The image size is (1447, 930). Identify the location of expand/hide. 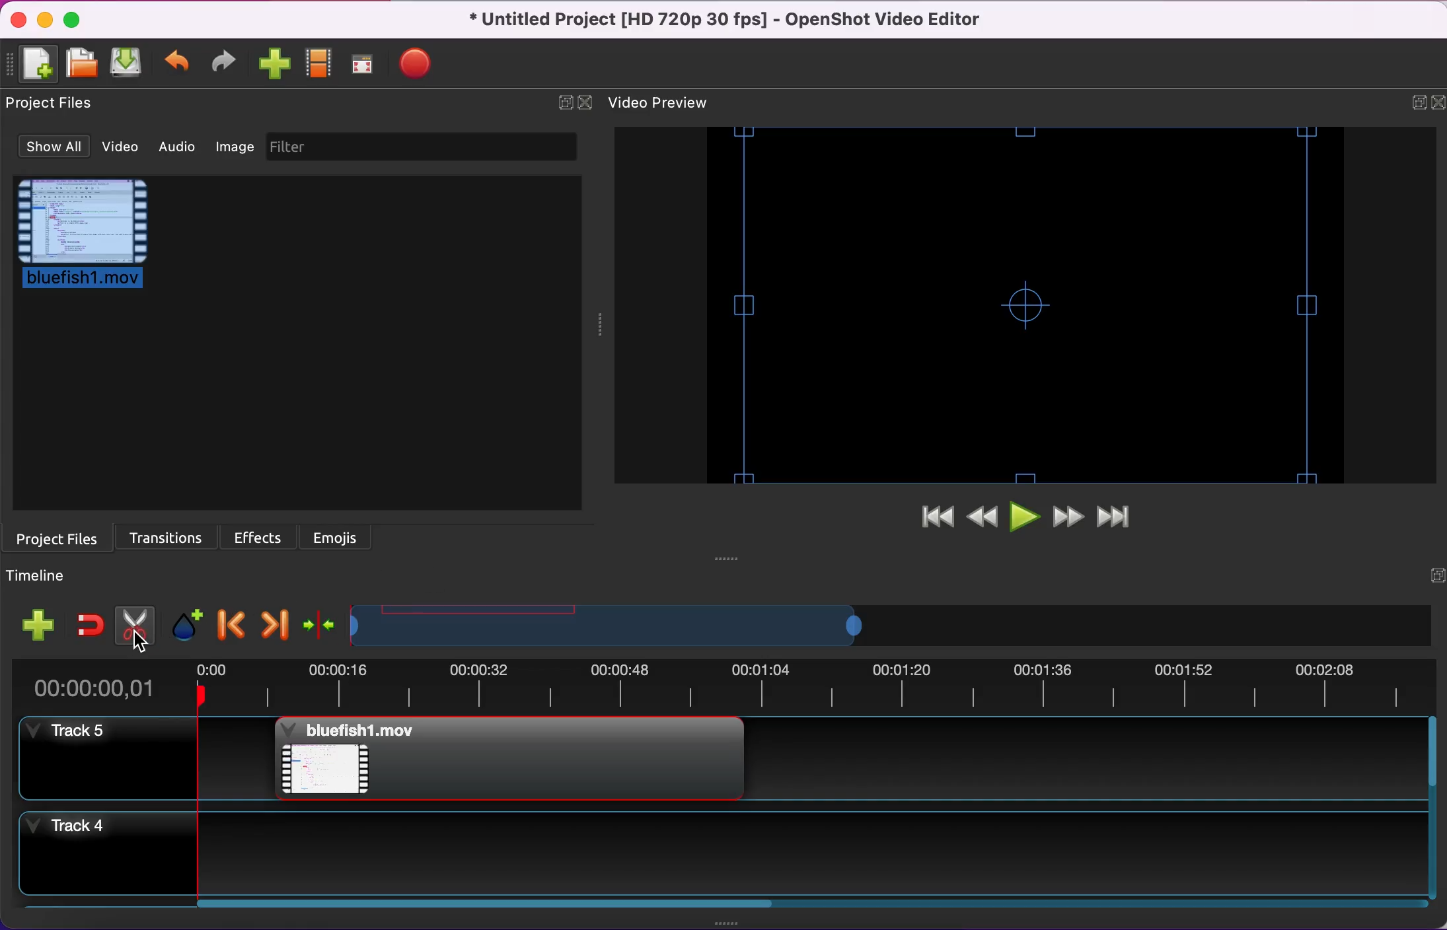
(564, 102).